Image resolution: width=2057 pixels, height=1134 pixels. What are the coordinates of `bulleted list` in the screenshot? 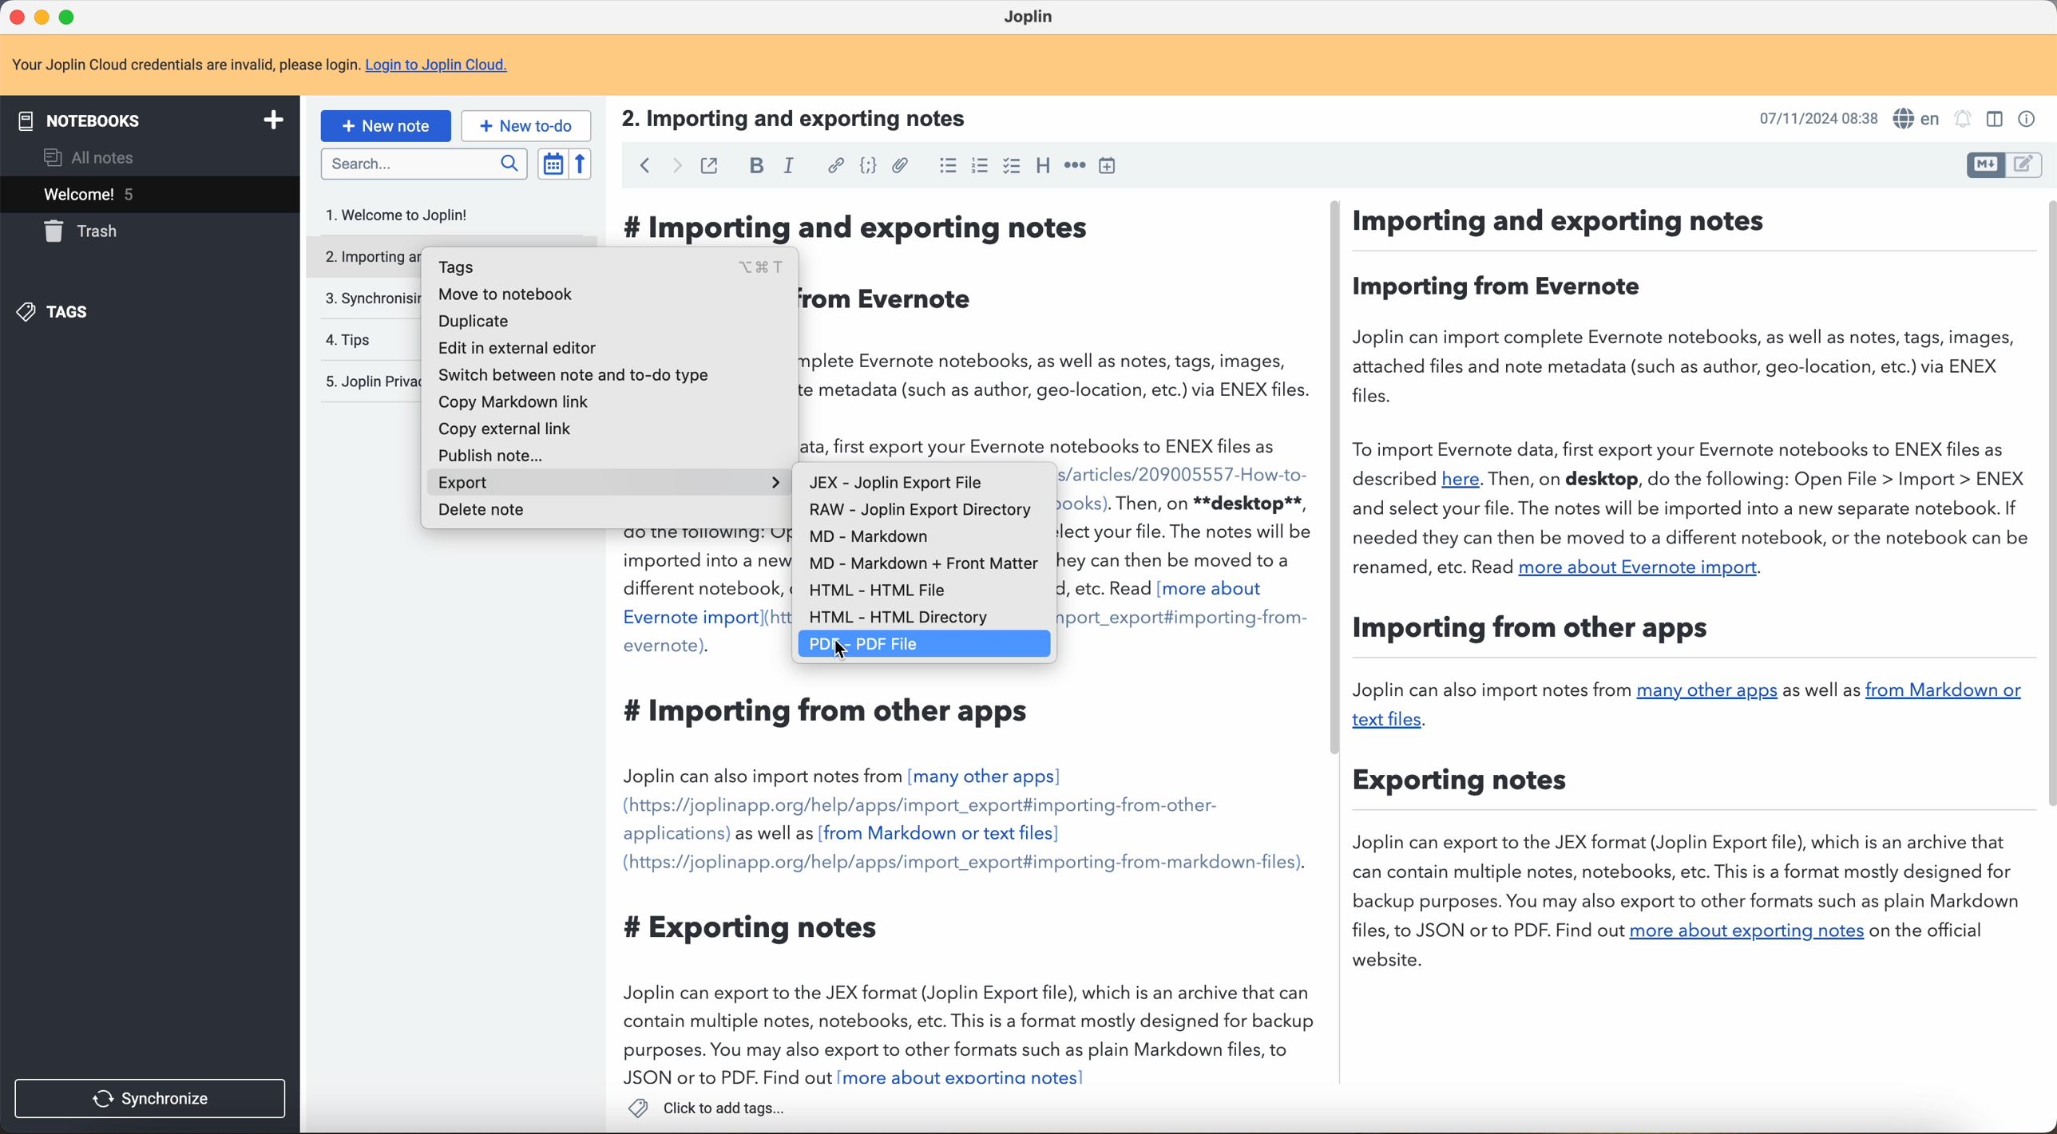 It's located at (944, 168).